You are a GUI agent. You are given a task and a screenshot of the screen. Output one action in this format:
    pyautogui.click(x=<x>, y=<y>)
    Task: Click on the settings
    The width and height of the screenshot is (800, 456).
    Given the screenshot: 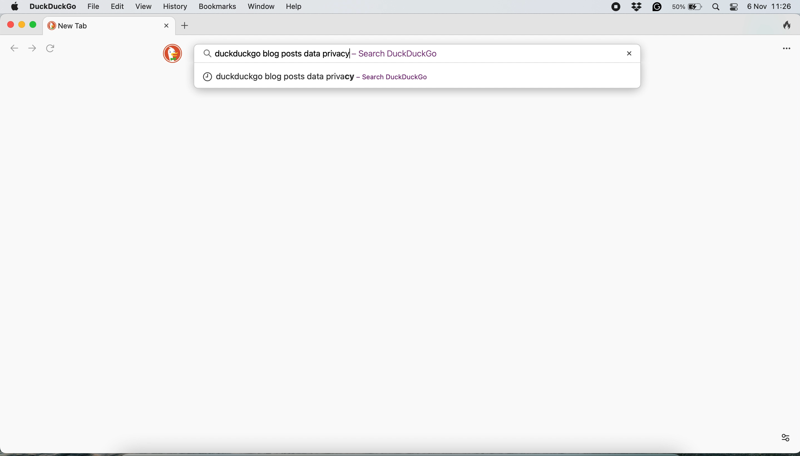 What is the action you would take?
    pyautogui.click(x=784, y=438)
    